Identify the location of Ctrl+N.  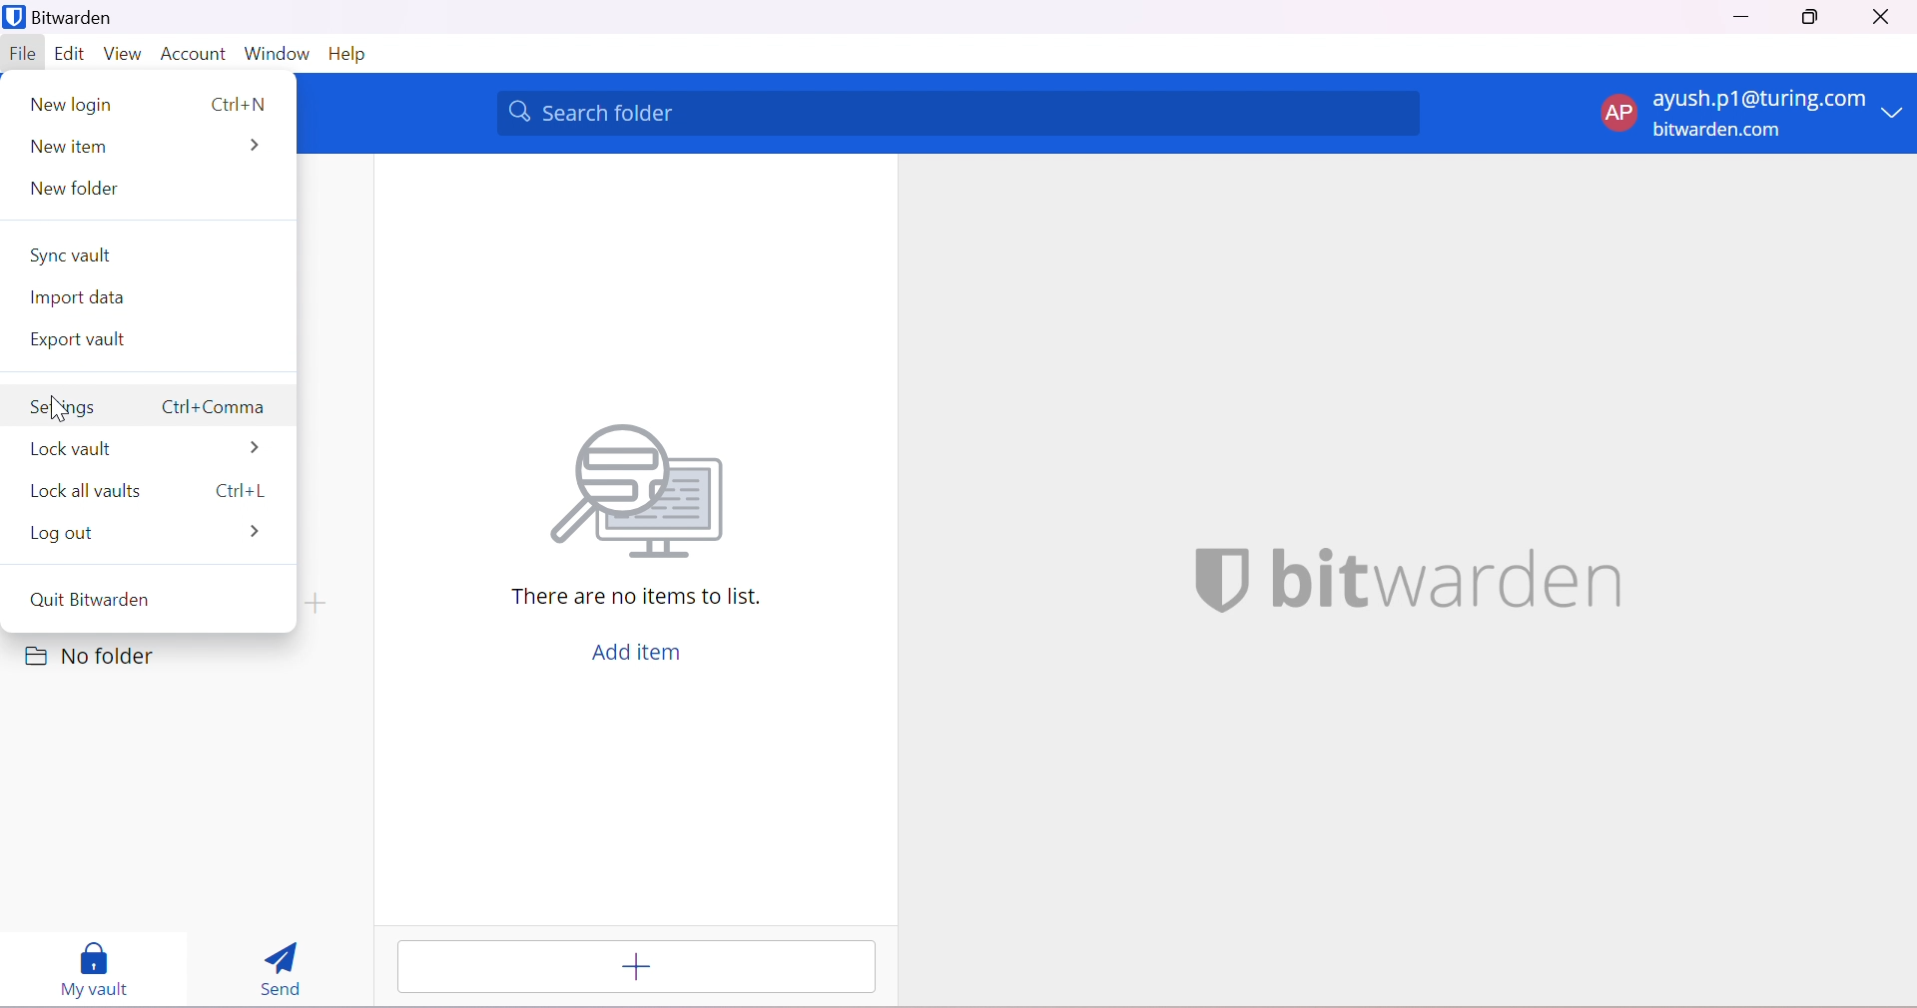
(241, 105).